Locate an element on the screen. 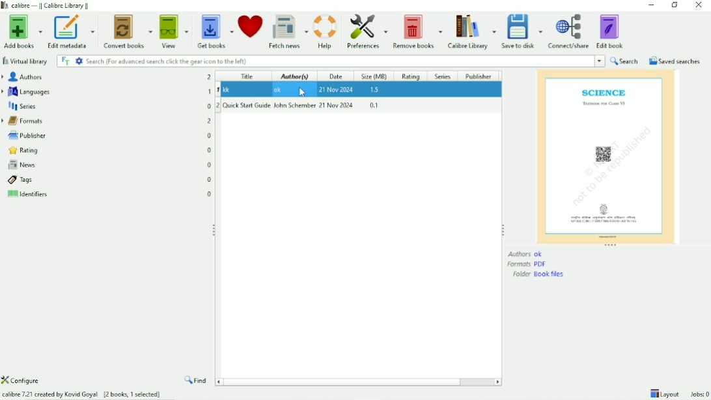  Resize is located at coordinates (504, 230).